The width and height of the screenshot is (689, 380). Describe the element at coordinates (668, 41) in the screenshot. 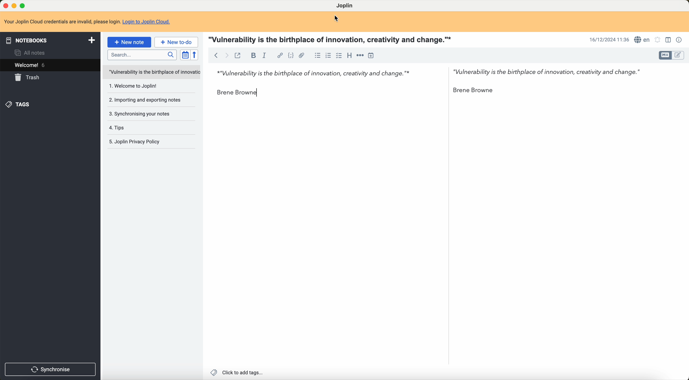

I see `toggle editor layout` at that location.